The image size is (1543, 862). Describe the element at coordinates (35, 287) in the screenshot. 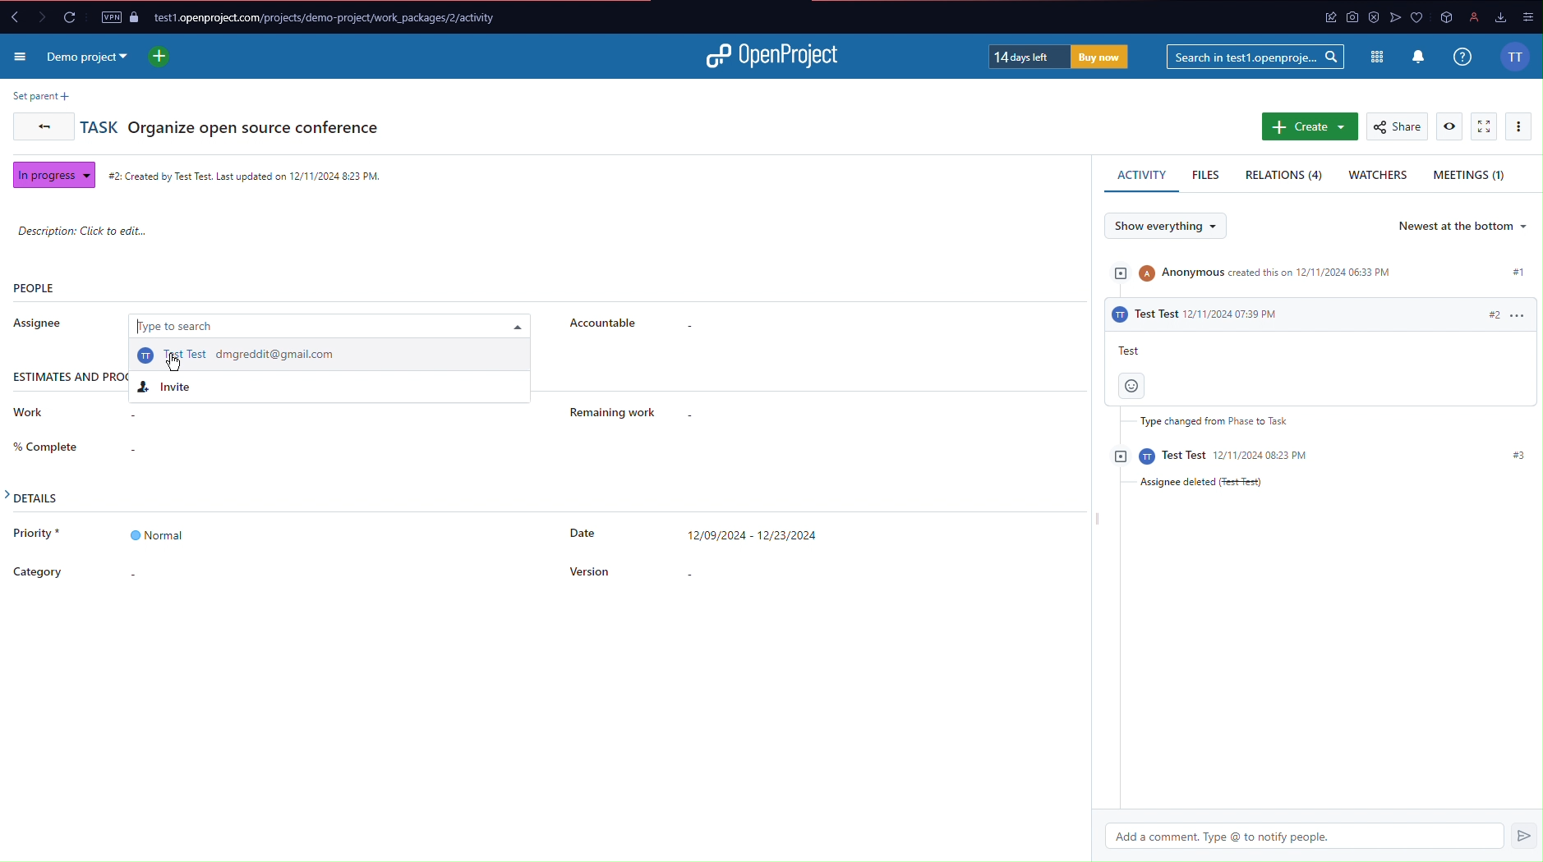

I see `People` at that location.